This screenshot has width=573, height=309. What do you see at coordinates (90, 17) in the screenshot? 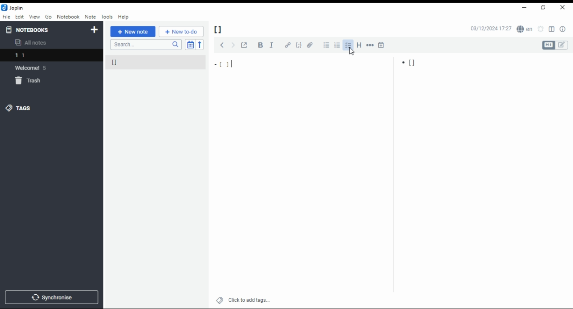
I see `note` at bounding box center [90, 17].